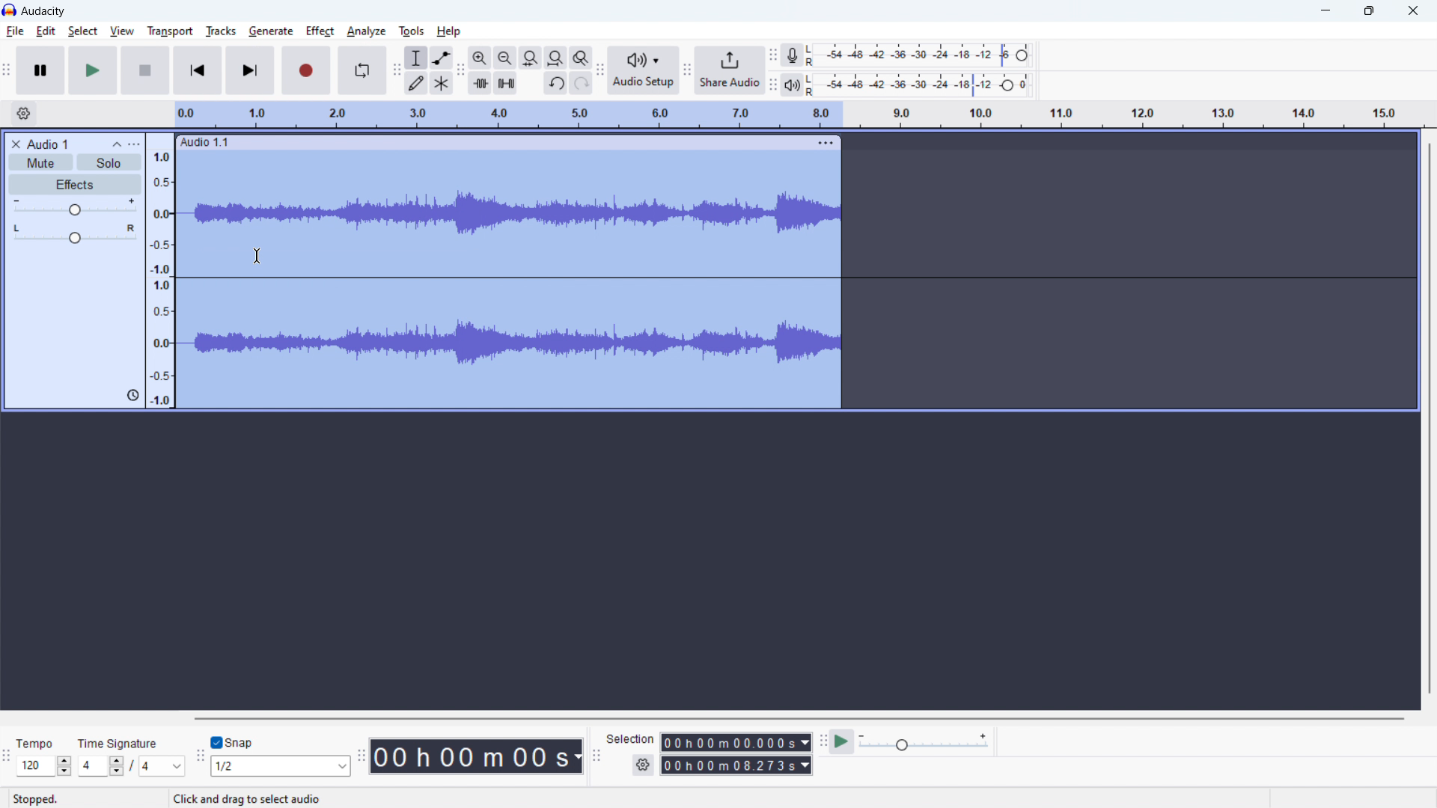 This screenshot has width=1437, height=808. What do you see at coordinates (687, 70) in the screenshot?
I see `share audio toolbar` at bounding box center [687, 70].